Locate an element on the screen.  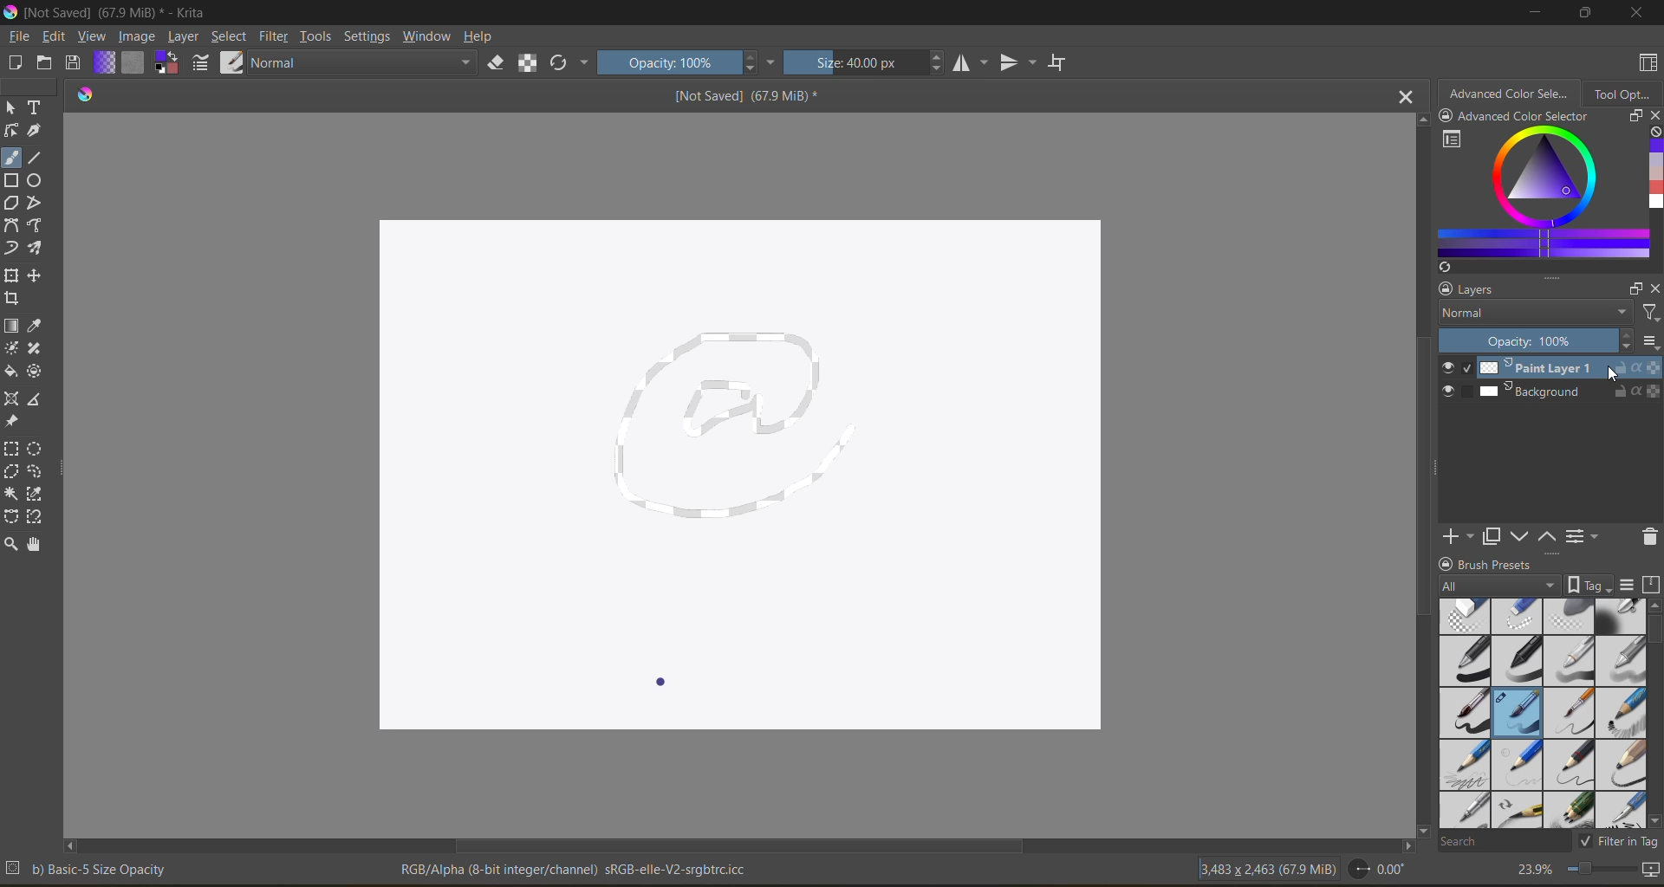
move a layer is located at coordinates (34, 275).